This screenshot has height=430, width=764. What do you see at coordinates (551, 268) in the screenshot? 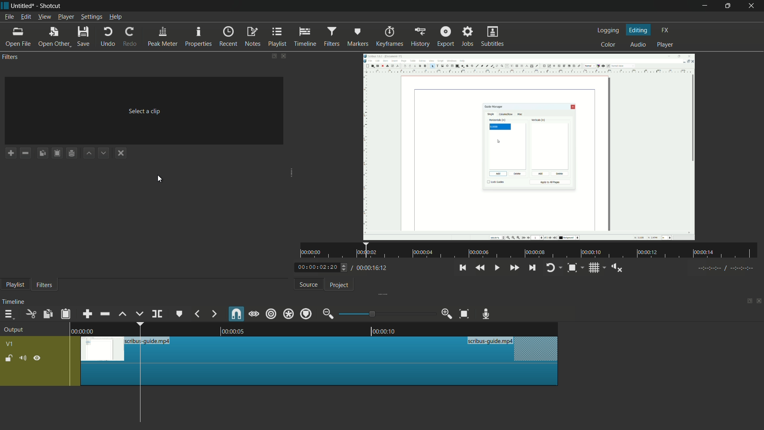
I see `toggle player looping` at bounding box center [551, 268].